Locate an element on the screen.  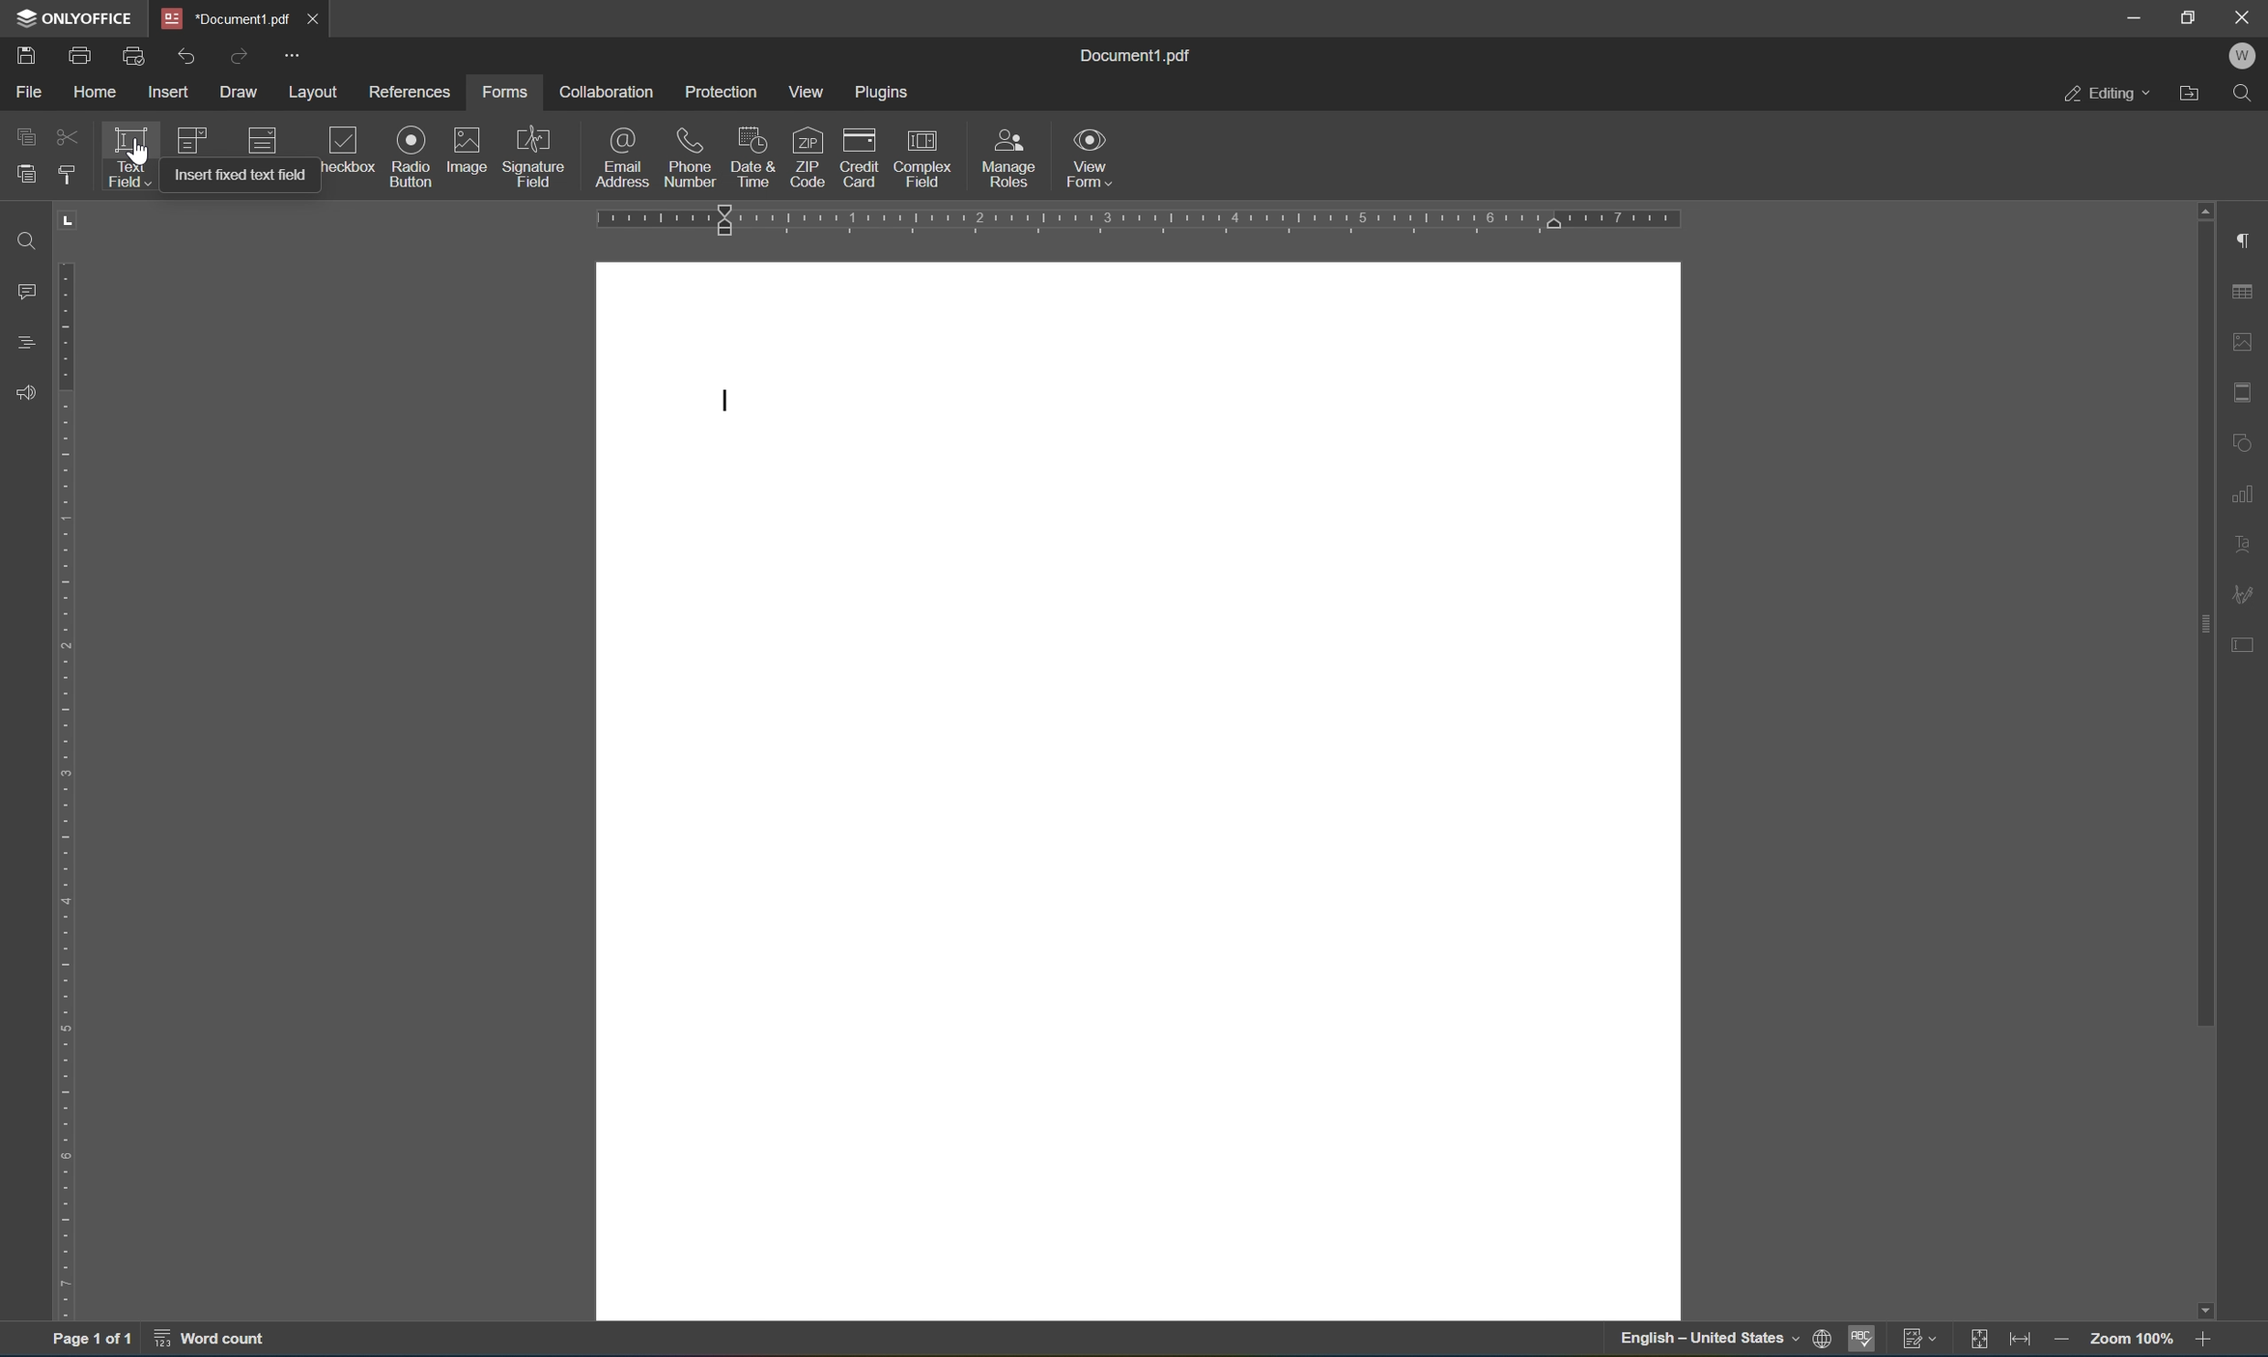
complex field is located at coordinates (920, 158).